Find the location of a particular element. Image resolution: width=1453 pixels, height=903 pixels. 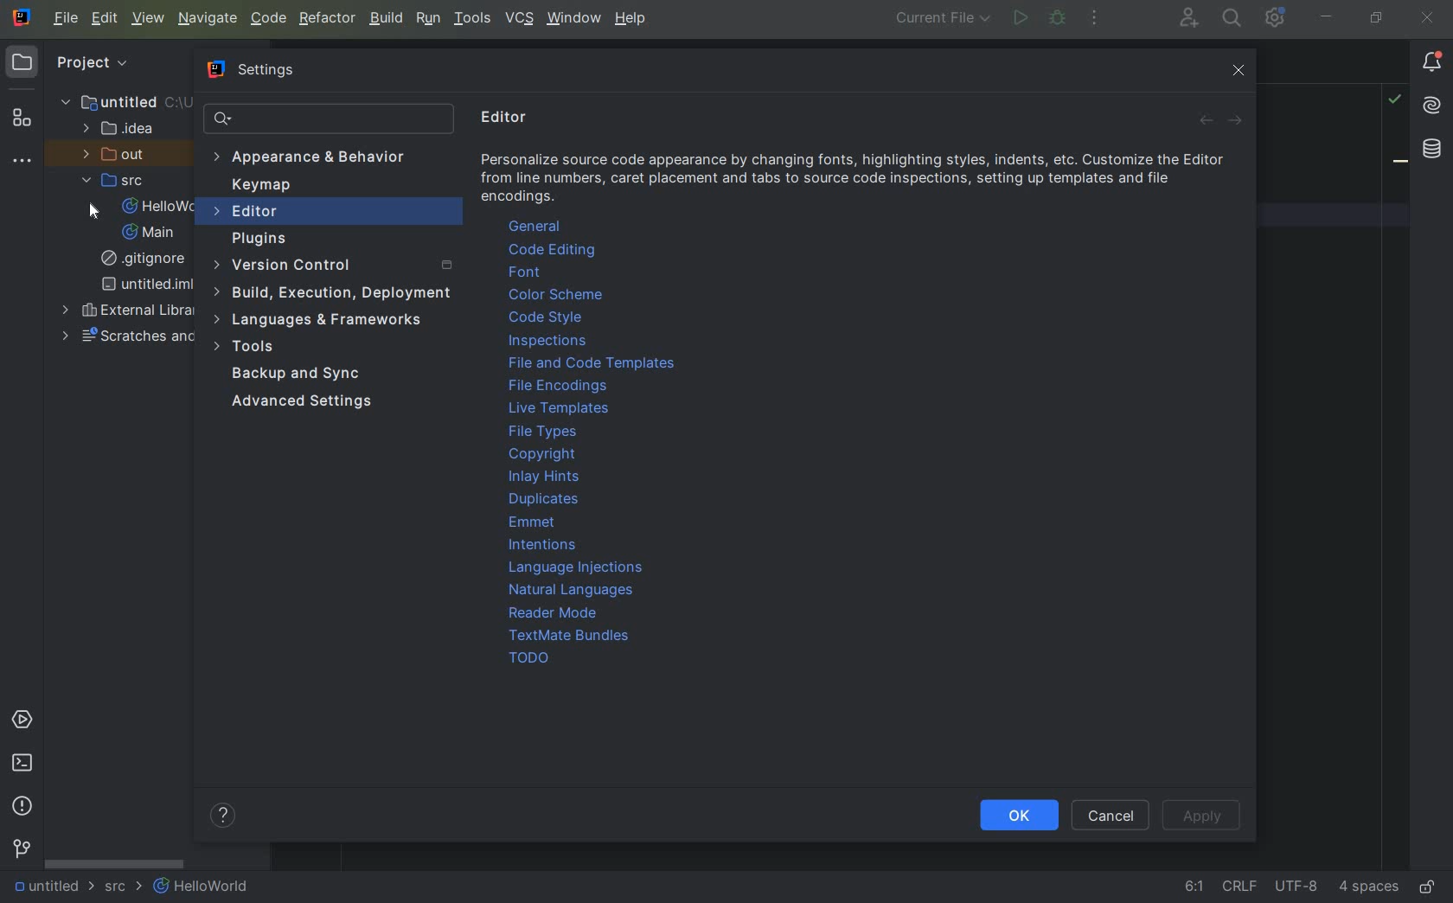

Keymap is located at coordinates (256, 186).